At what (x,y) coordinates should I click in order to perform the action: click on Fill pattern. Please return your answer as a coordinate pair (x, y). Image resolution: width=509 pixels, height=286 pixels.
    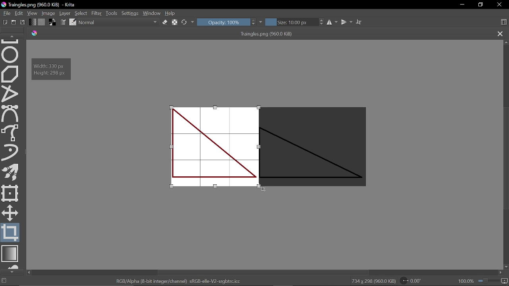
    Looking at the image, I should click on (42, 22).